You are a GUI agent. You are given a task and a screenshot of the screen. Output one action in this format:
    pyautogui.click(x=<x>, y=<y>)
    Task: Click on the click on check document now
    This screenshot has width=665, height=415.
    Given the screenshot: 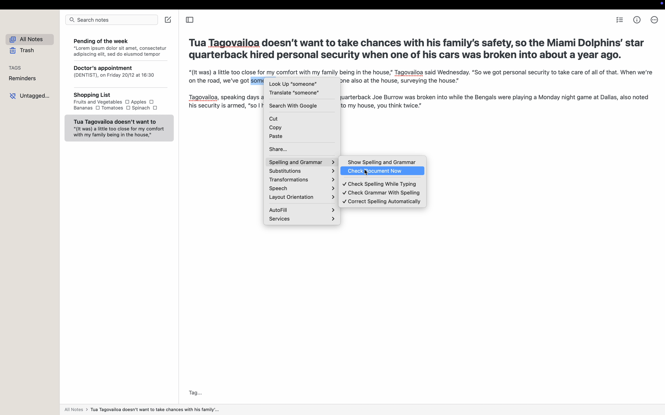 What is the action you would take?
    pyautogui.click(x=382, y=171)
    